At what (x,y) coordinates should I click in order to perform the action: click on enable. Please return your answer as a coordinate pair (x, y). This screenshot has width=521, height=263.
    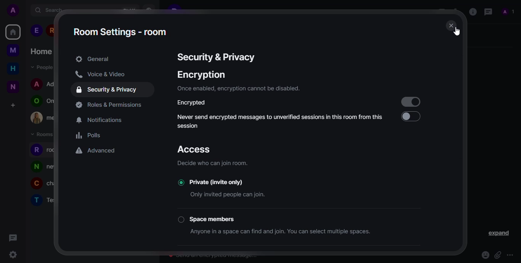
    Looking at the image, I should click on (410, 117).